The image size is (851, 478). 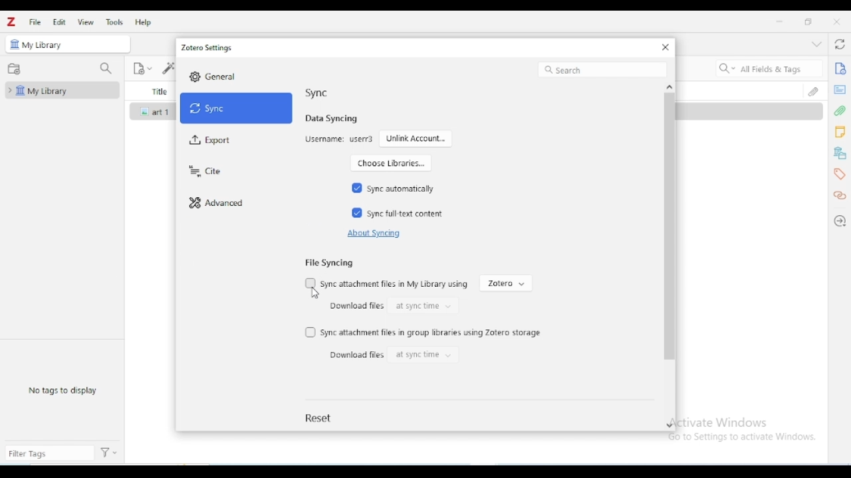 I want to click on related, so click(x=840, y=196).